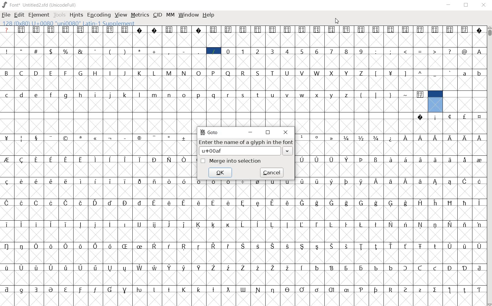 This screenshot has height=306, width=492. I want to click on M, so click(169, 73).